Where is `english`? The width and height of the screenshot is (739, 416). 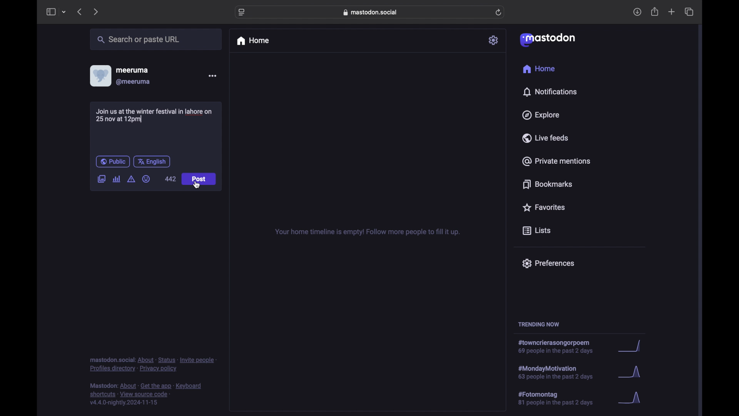 english is located at coordinates (152, 161).